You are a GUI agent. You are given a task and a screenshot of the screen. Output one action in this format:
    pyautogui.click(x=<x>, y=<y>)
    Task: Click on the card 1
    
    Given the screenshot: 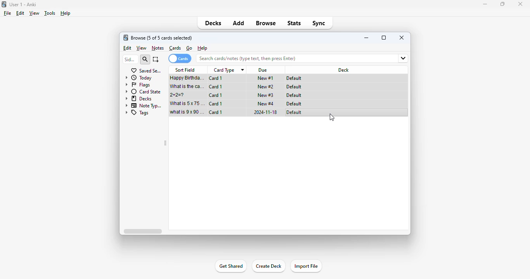 What is the action you would take?
    pyautogui.click(x=215, y=95)
    